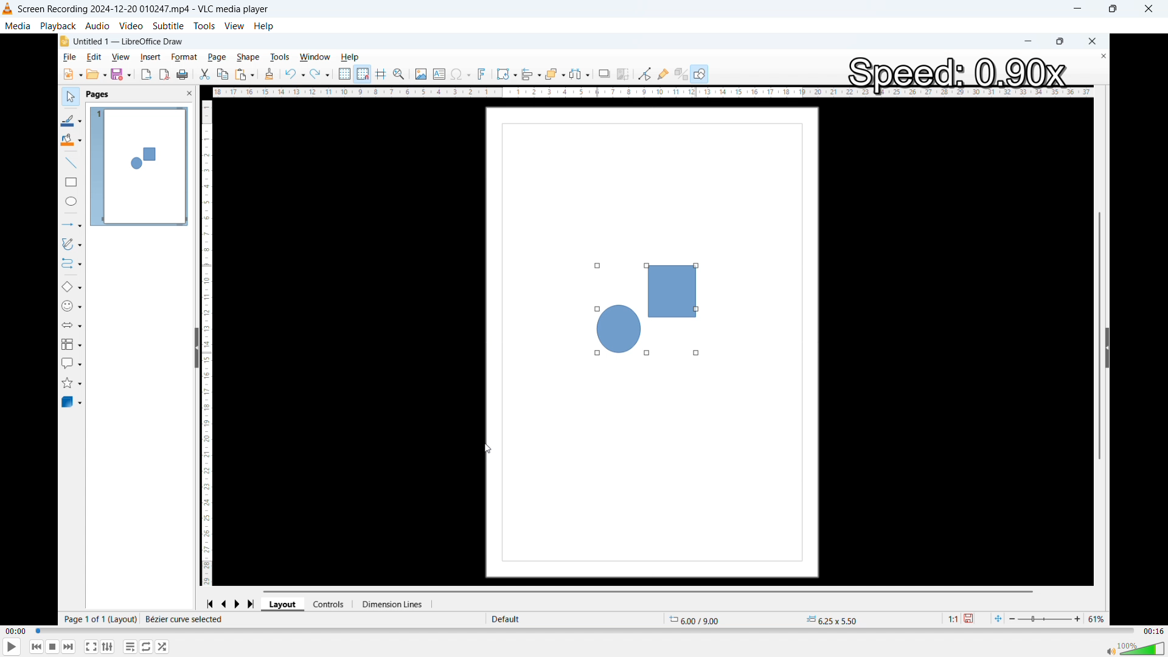 The height and width of the screenshot is (657, 1168). Describe the element at coordinates (162, 647) in the screenshot. I see `random ` at that location.